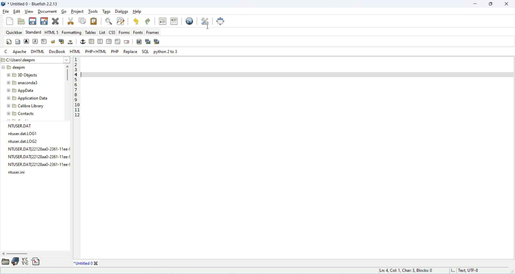  What do you see at coordinates (38, 52) in the screenshot?
I see `DHTML` at bounding box center [38, 52].